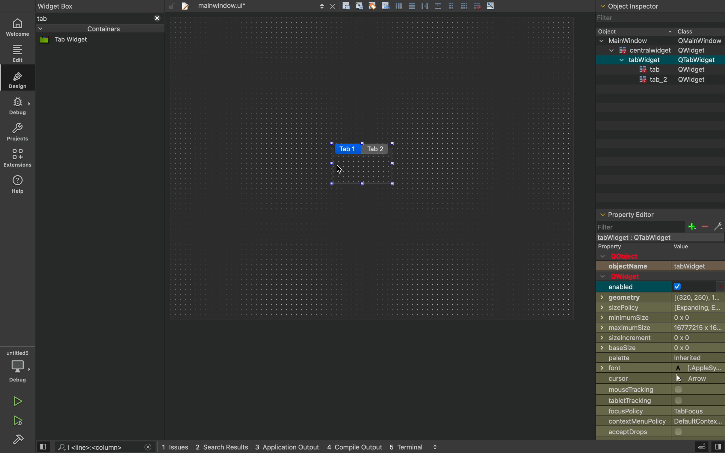  Describe the element at coordinates (654, 18) in the screenshot. I see `filter` at that location.